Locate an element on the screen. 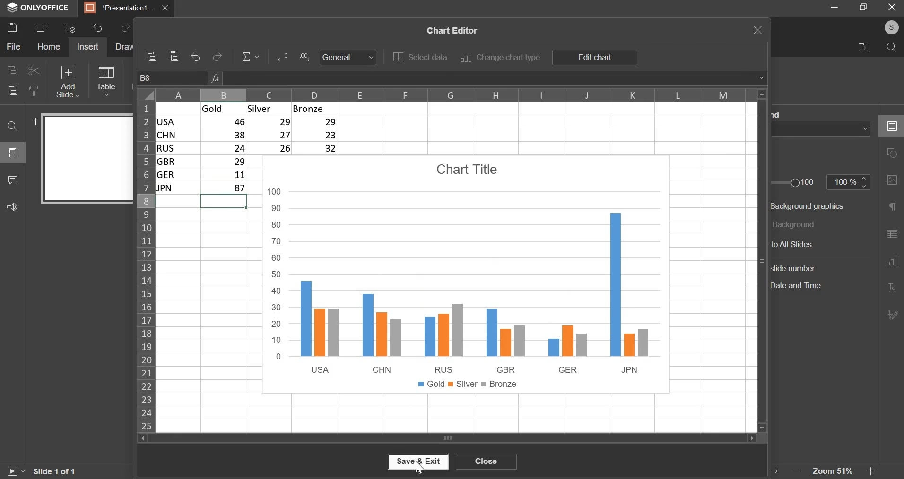 This screenshot has width=904, height=479. cut is located at coordinates (32, 71).